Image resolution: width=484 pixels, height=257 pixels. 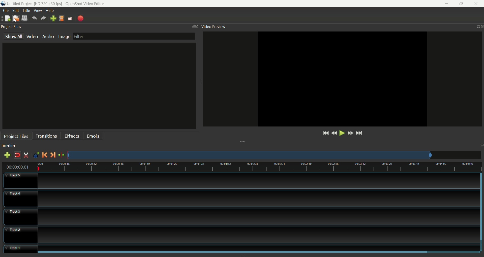 What do you see at coordinates (34, 18) in the screenshot?
I see `undo` at bounding box center [34, 18].